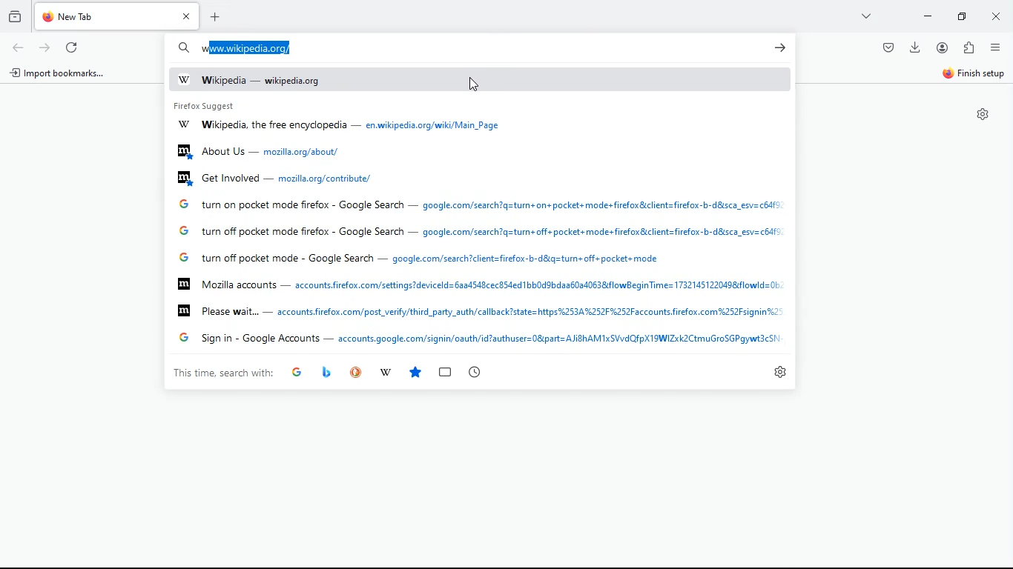 The image size is (1013, 569). I want to click on maximize, so click(961, 16).